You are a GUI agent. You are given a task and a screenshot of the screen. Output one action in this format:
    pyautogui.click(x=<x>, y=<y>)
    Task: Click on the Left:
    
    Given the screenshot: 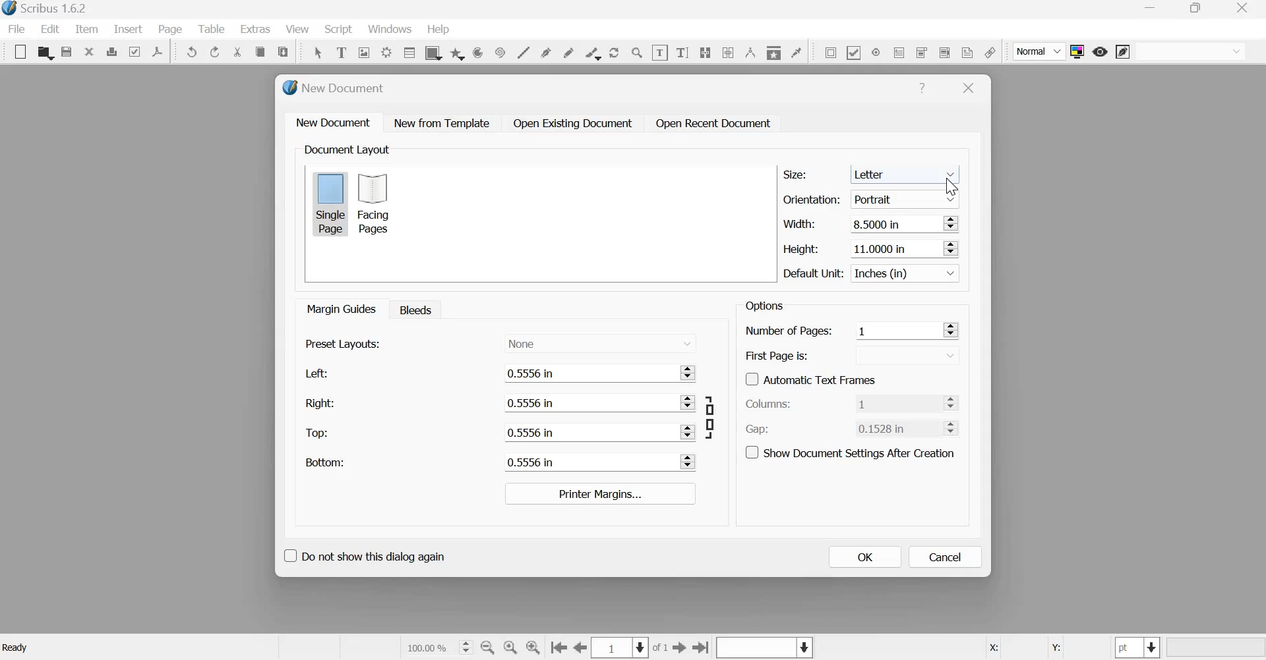 What is the action you would take?
    pyautogui.click(x=315, y=373)
    